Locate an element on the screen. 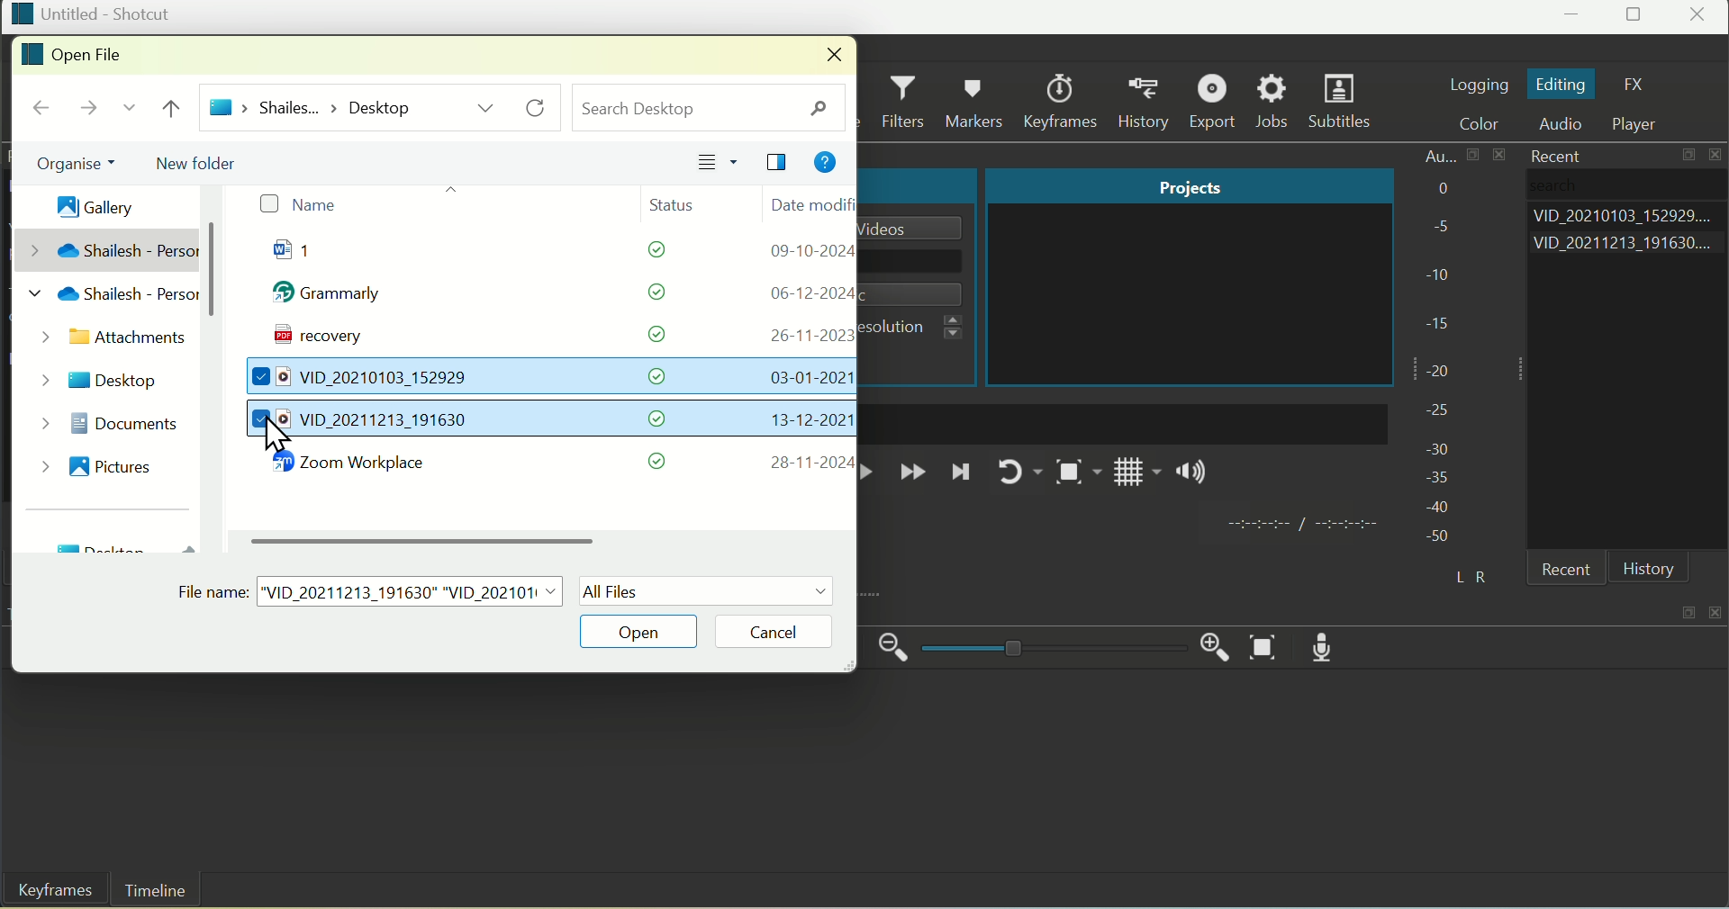 This screenshot has width=1729, height=909. refresh is located at coordinates (539, 108).